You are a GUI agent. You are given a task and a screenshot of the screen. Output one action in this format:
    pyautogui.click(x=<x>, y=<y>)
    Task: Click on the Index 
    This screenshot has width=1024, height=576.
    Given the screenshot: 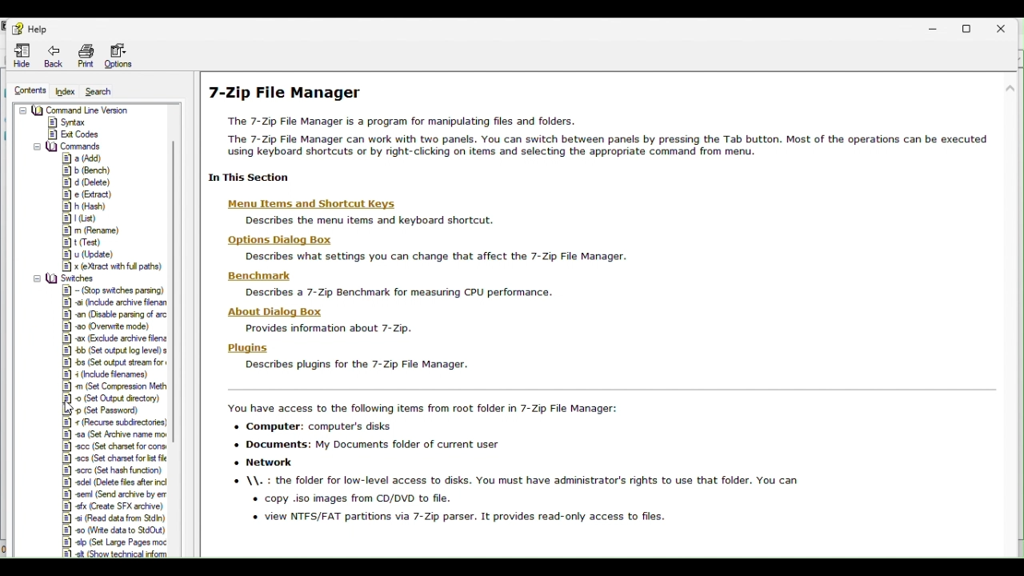 What is the action you would take?
    pyautogui.click(x=66, y=91)
    